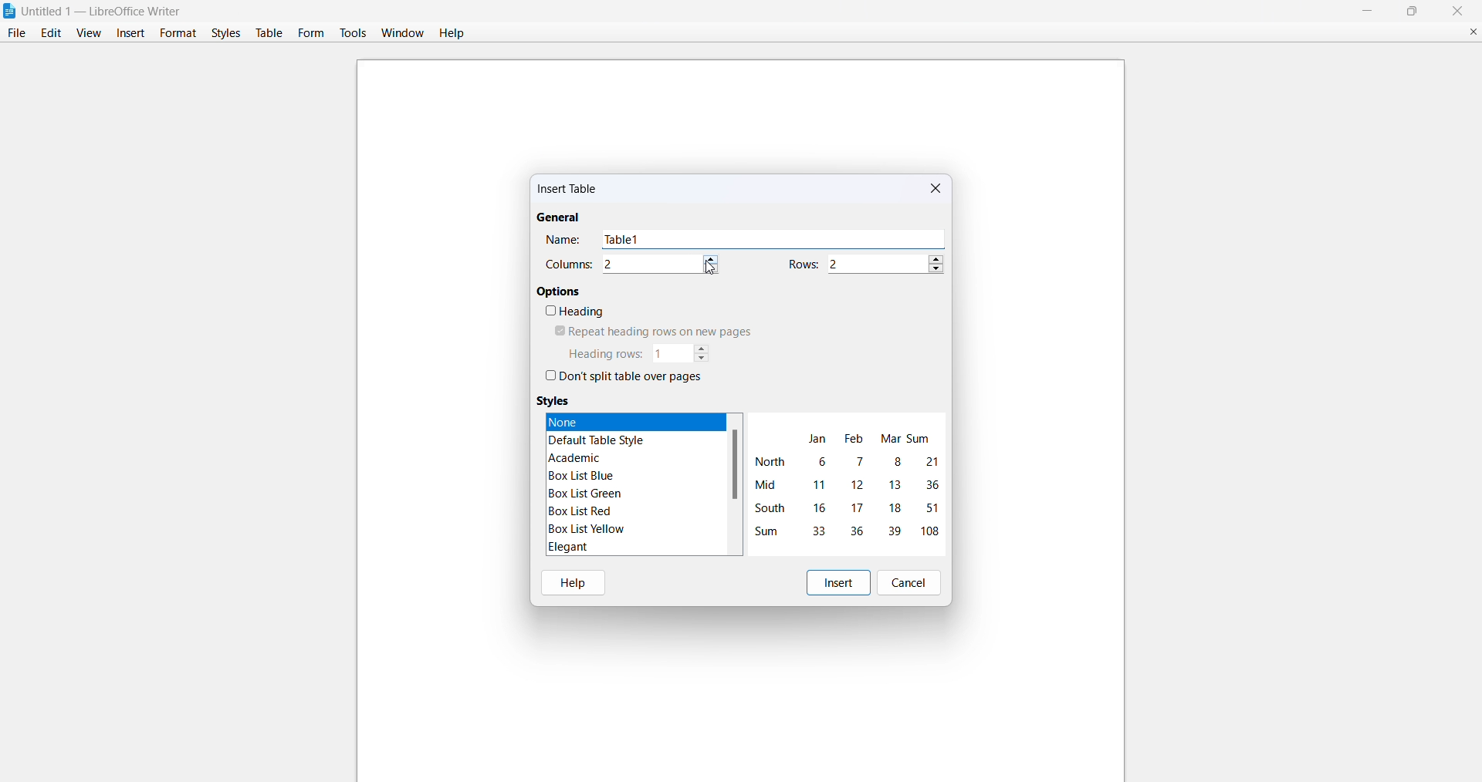  What do you see at coordinates (648, 332) in the screenshot?
I see `repeat heading rows on new pages 2` at bounding box center [648, 332].